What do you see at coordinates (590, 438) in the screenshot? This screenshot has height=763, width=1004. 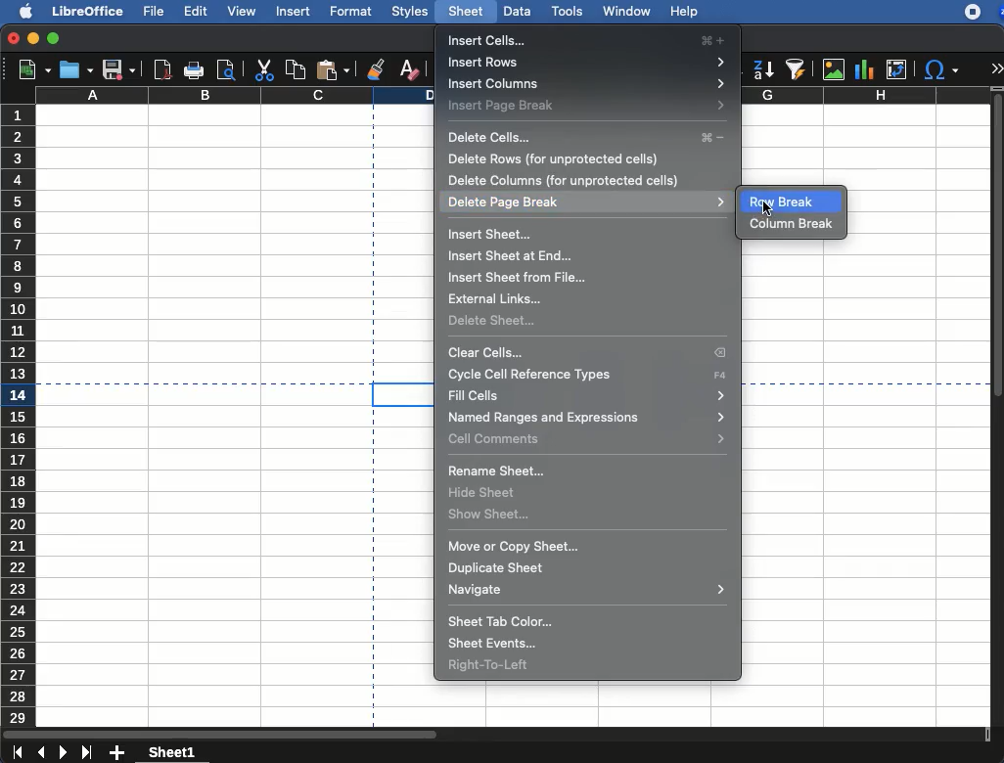 I see `cell comments` at bounding box center [590, 438].